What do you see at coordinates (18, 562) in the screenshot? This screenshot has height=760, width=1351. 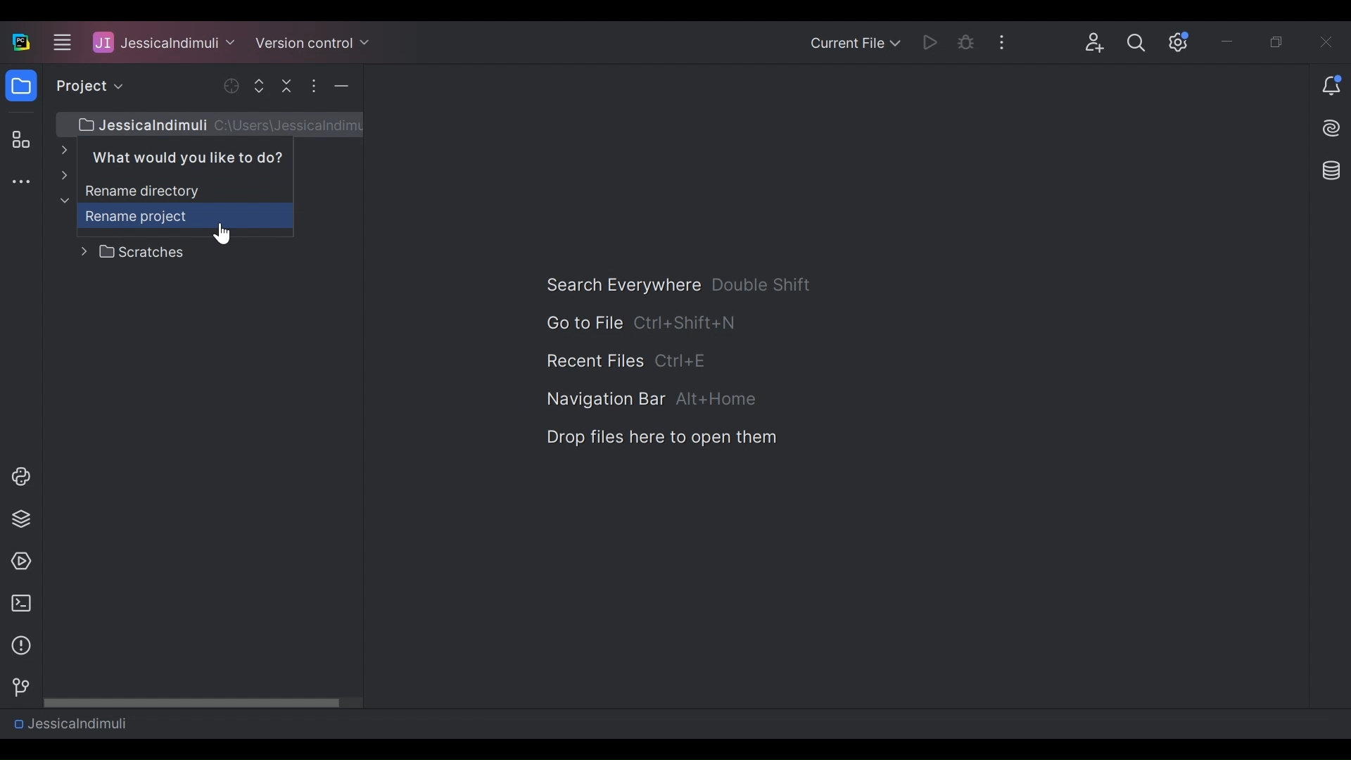 I see `run` at bounding box center [18, 562].